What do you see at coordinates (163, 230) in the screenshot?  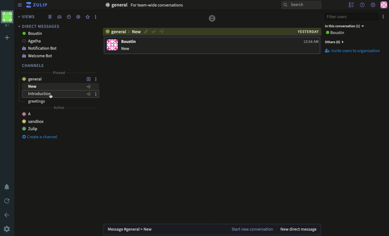 I see `Message` at bounding box center [163, 230].